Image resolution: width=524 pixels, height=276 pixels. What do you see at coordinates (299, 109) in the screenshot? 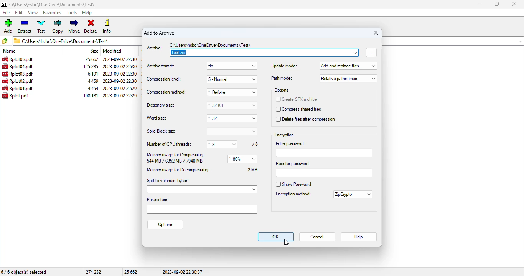
I see `compress shared files` at bounding box center [299, 109].